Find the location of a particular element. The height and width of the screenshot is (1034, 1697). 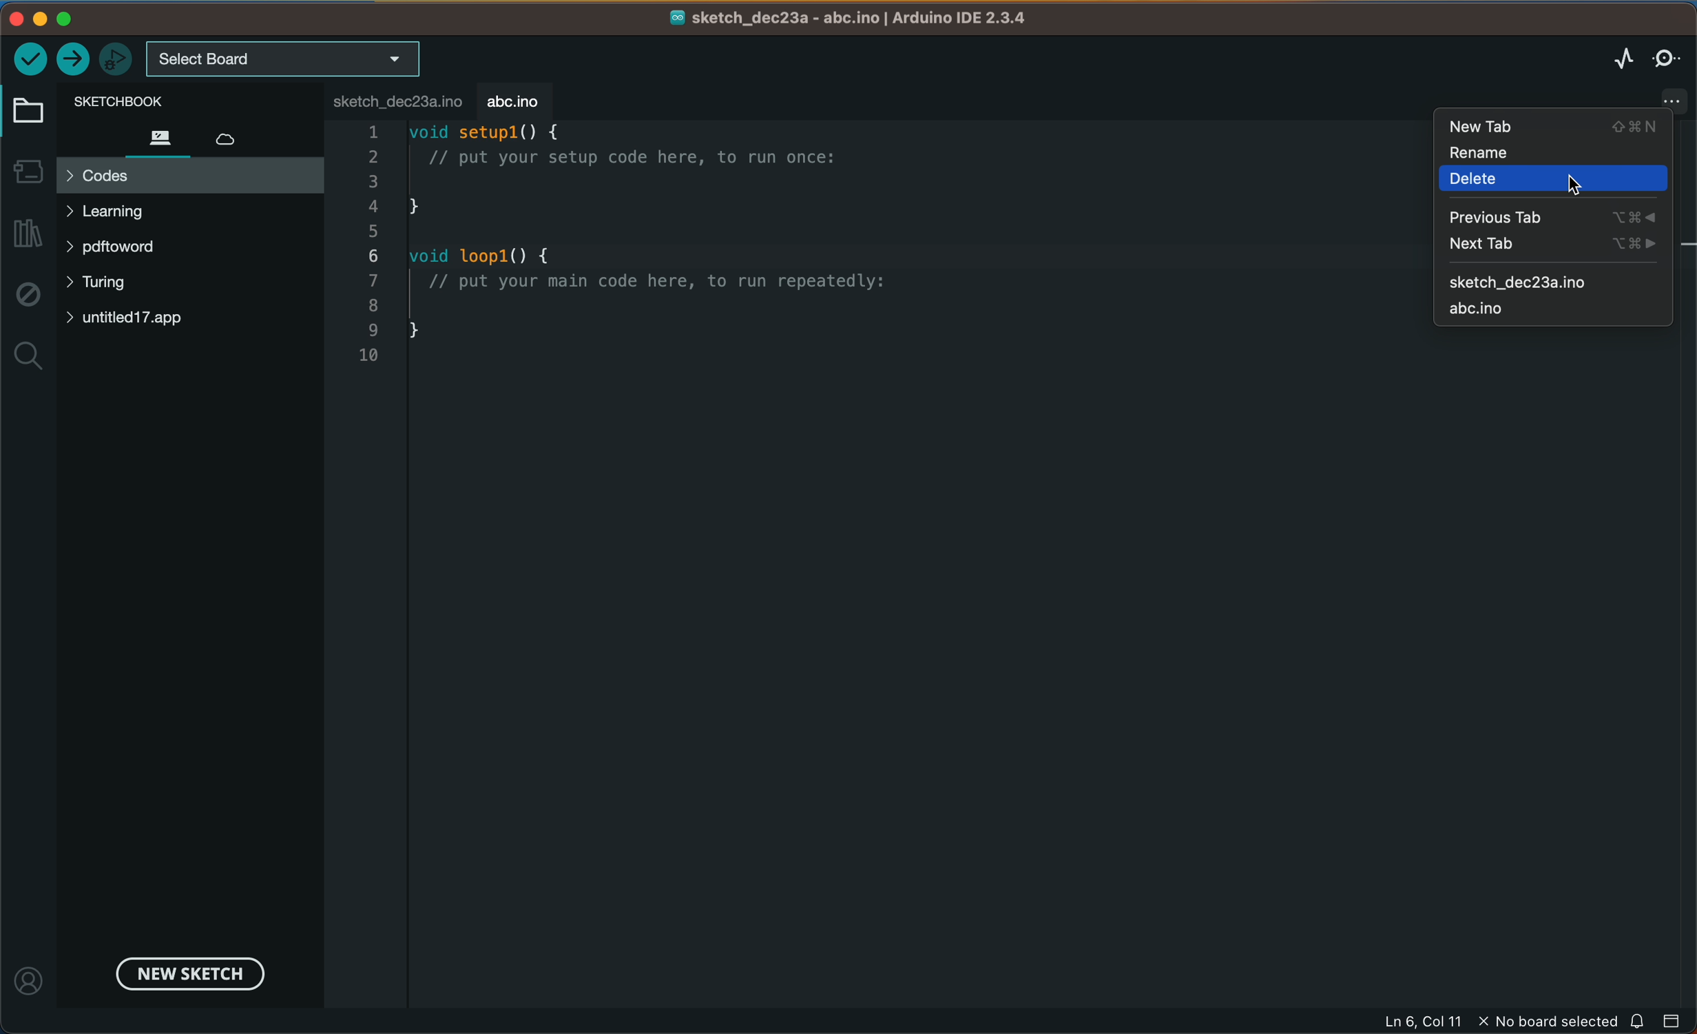

verify is located at coordinates (32, 59).